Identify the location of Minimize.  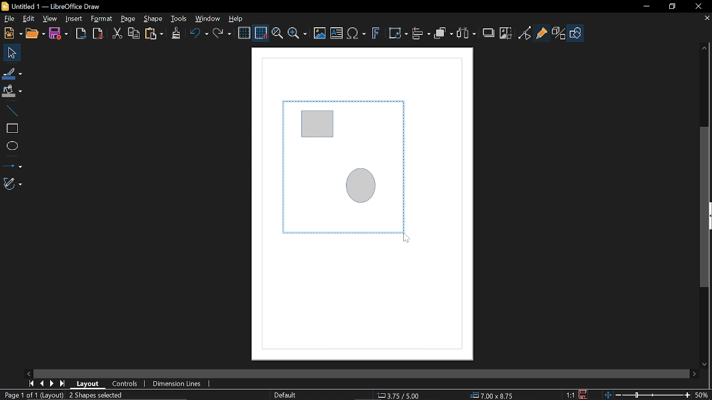
(646, 6).